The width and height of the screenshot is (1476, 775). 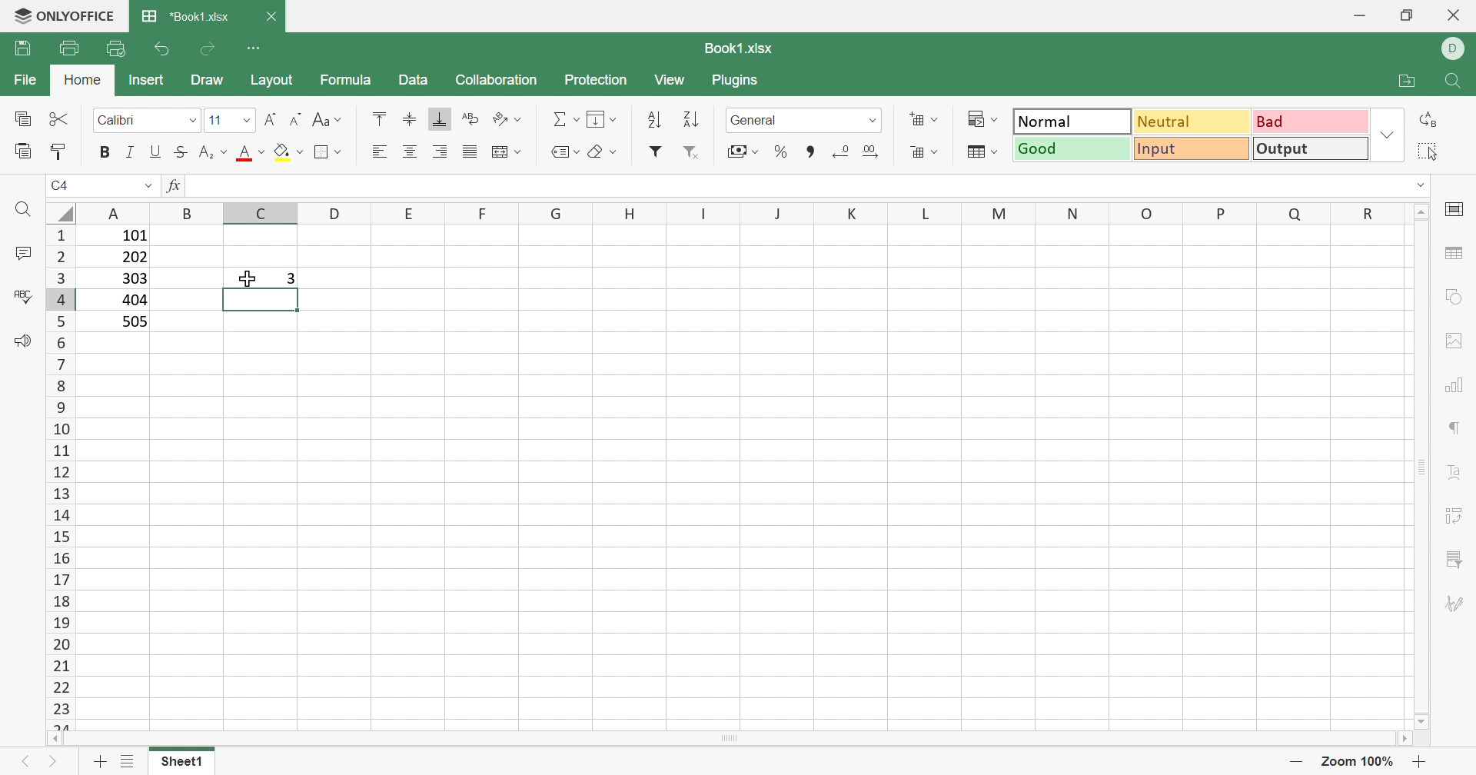 What do you see at coordinates (61, 150) in the screenshot?
I see `Copy Style` at bounding box center [61, 150].